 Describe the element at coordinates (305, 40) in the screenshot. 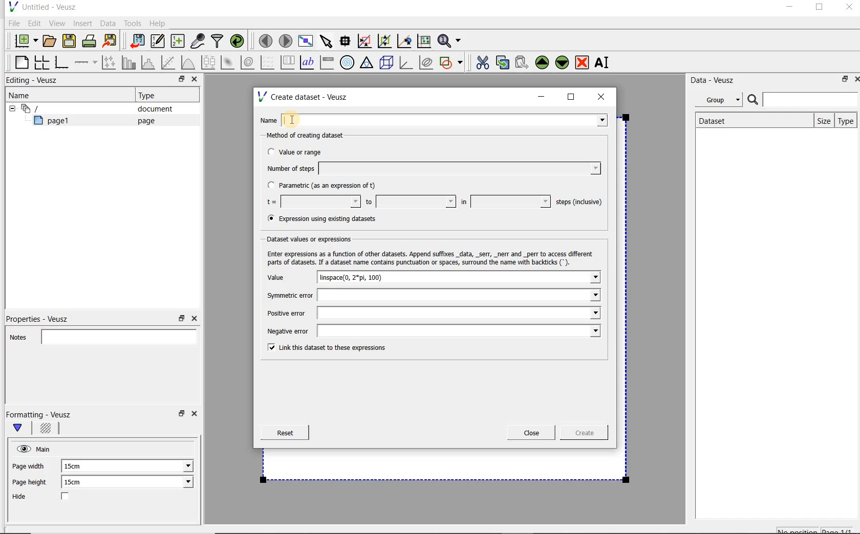

I see `view plot full screen` at that location.